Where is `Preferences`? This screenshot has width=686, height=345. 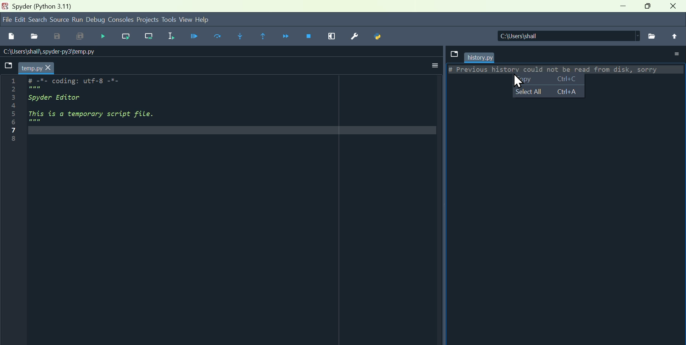
Preferences is located at coordinates (358, 35).